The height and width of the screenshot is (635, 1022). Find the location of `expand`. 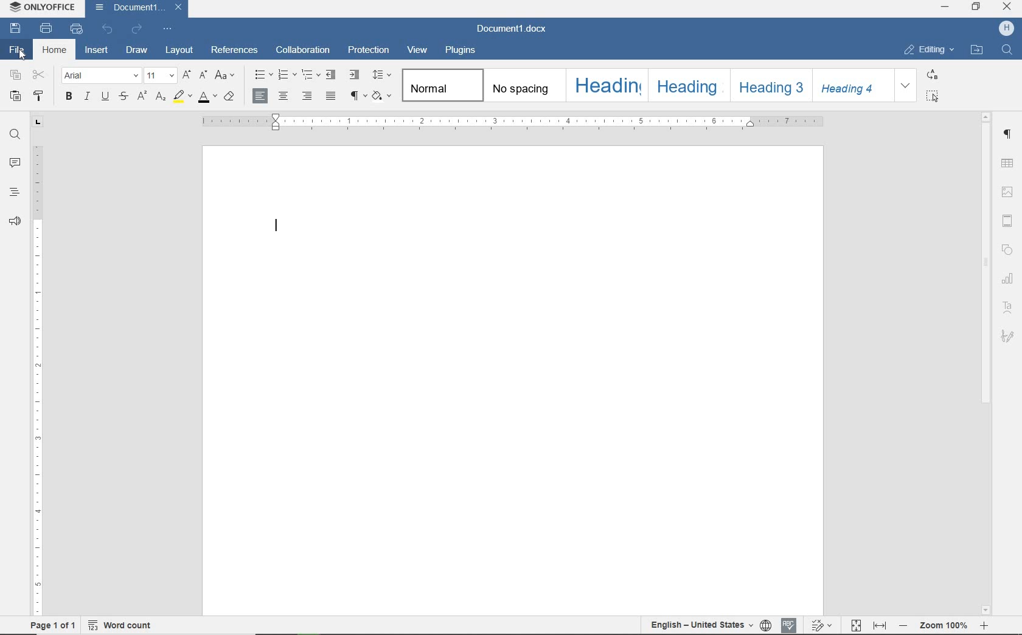

expand is located at coordinates (906, 85).